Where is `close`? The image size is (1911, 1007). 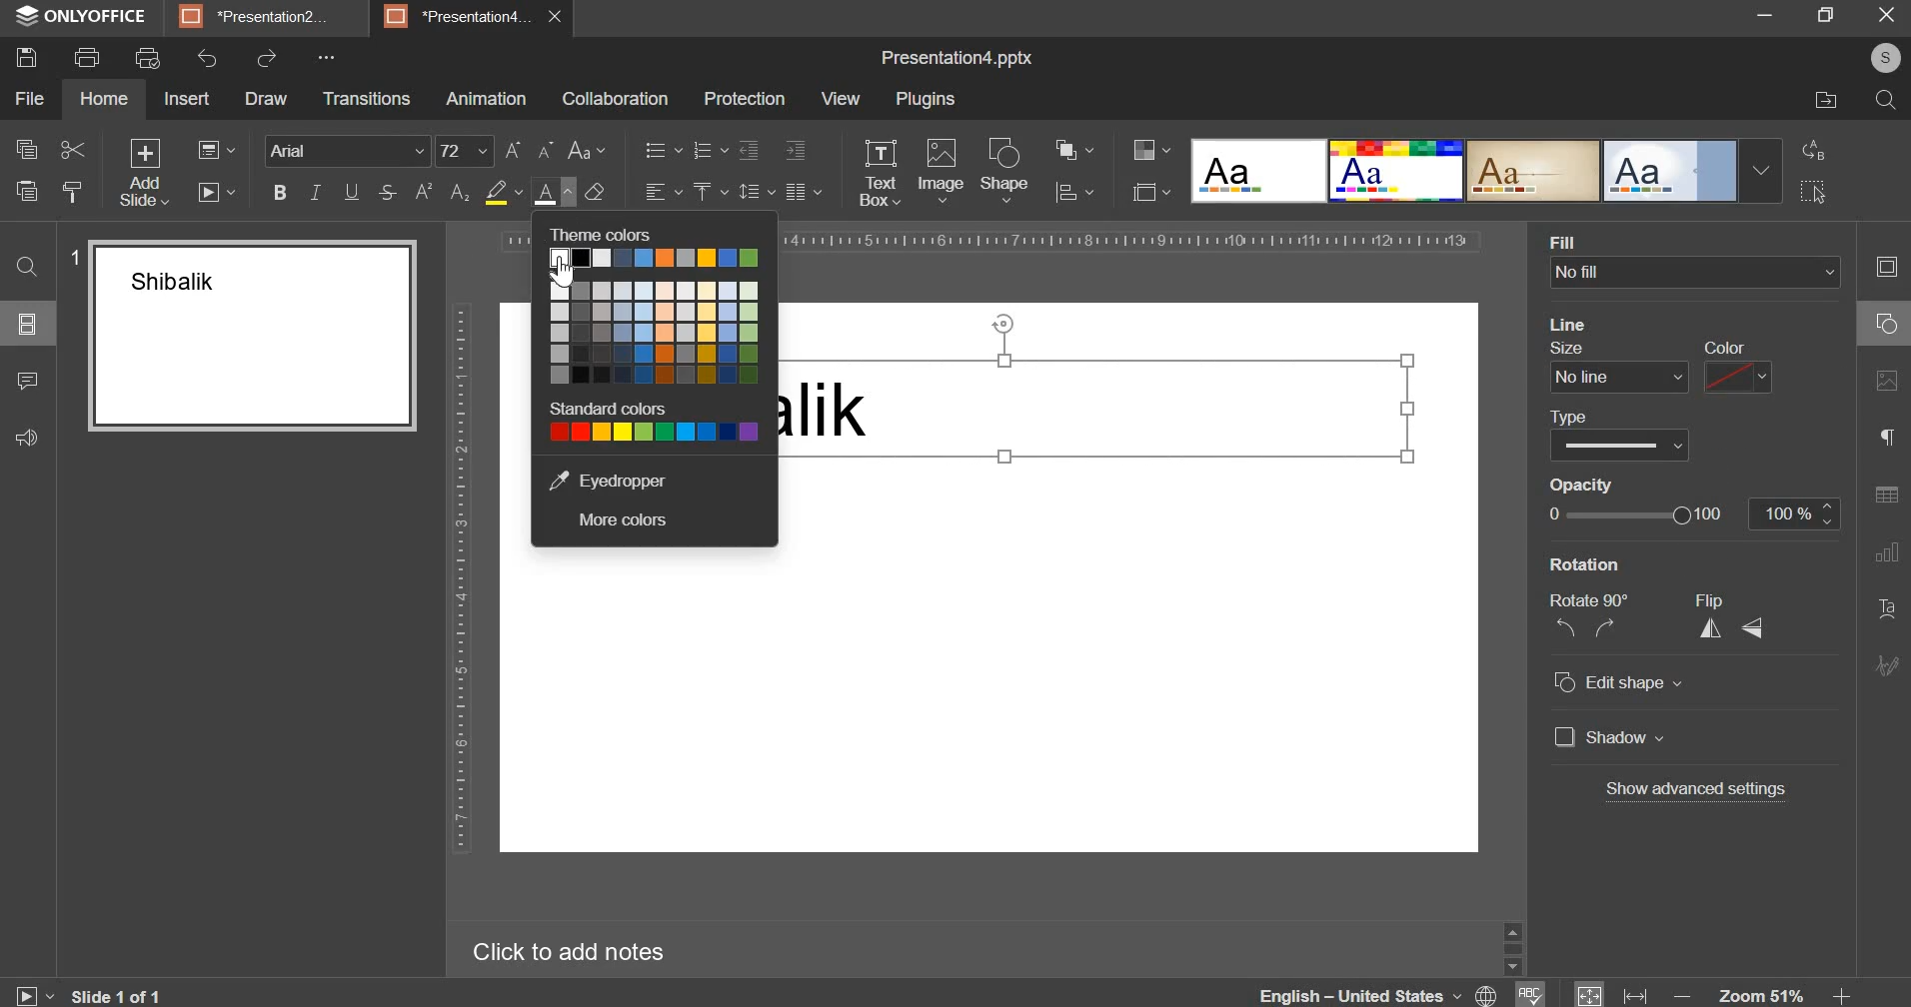
close is located at coordinates (564, 21).